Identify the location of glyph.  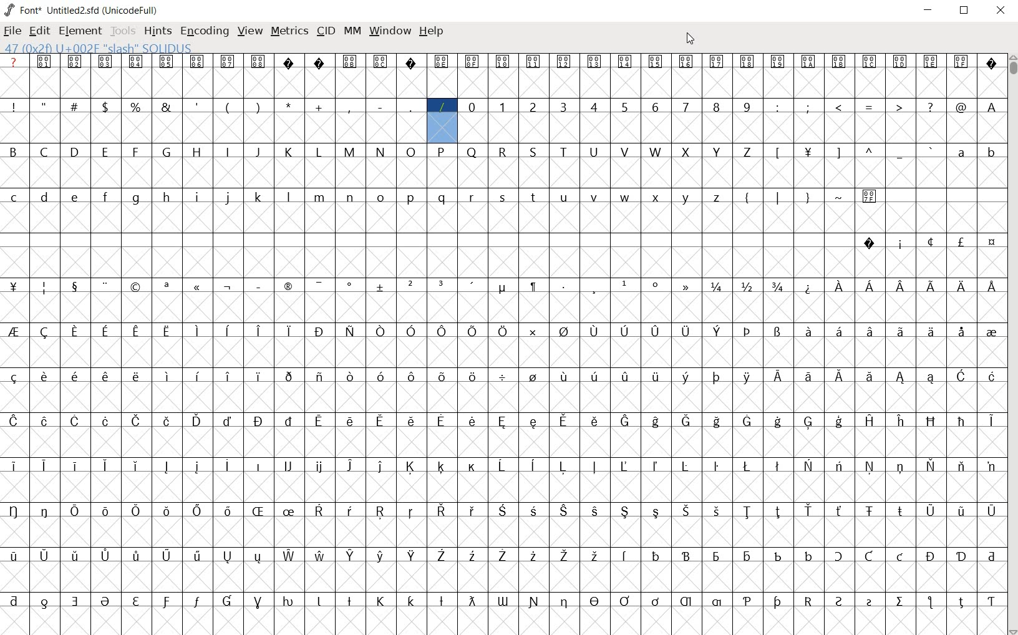
(657, 556).